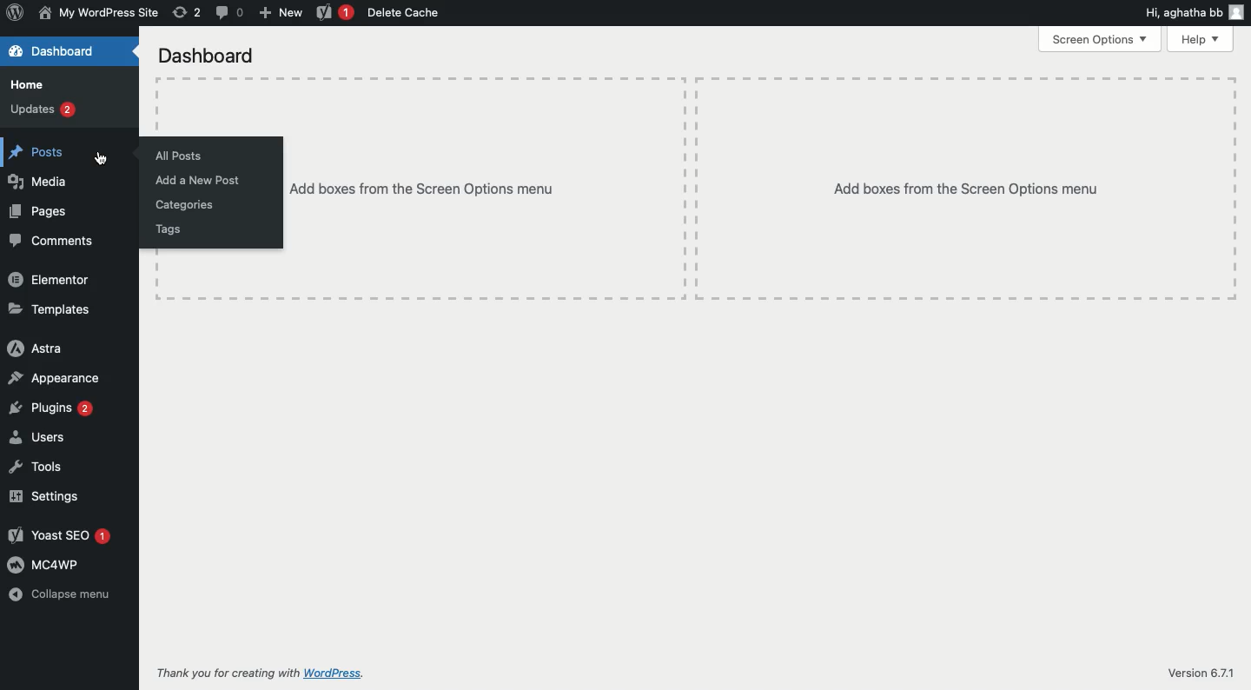 The width and height of the screenshot is (1251, 690). What do you see at coordinates (38, 435) in the screenshot?
I see `Users` at bounding box center [38, 435].